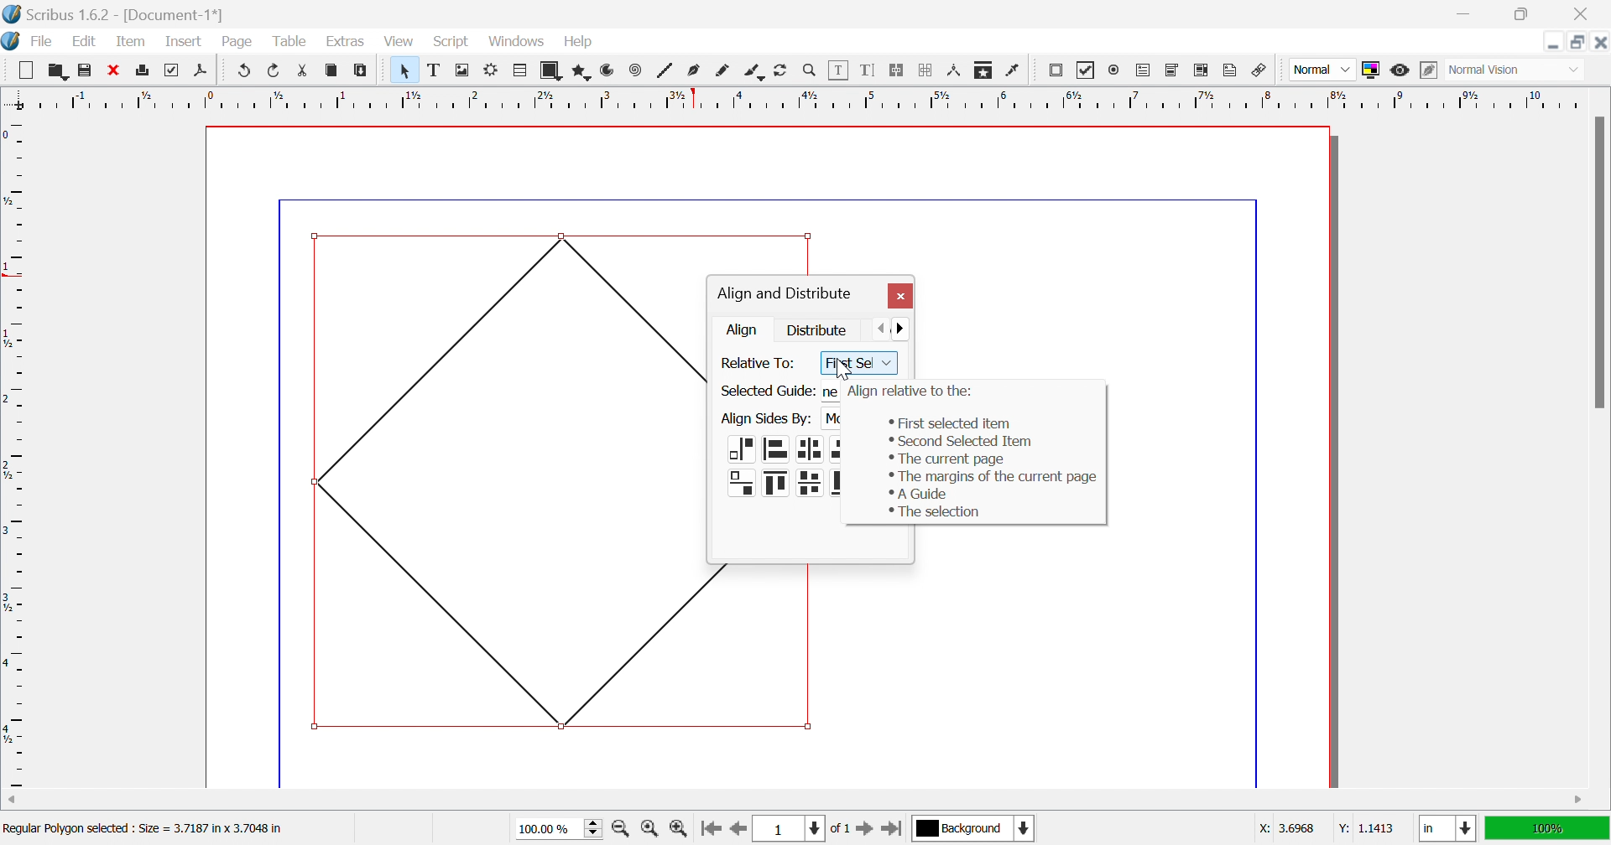 This screenshot has width=1611, height=845. What do you see at coordinates (832, 422) in the screenshot?
I see `M` at bounding box center [832, 422].